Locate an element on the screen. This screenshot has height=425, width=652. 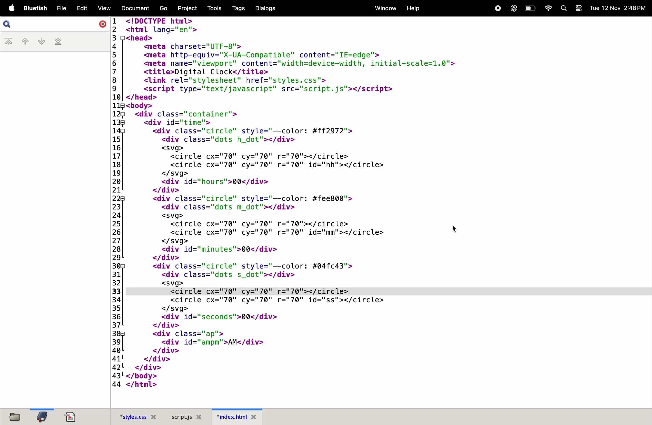
apple menu is located at coordinates (8, 8).